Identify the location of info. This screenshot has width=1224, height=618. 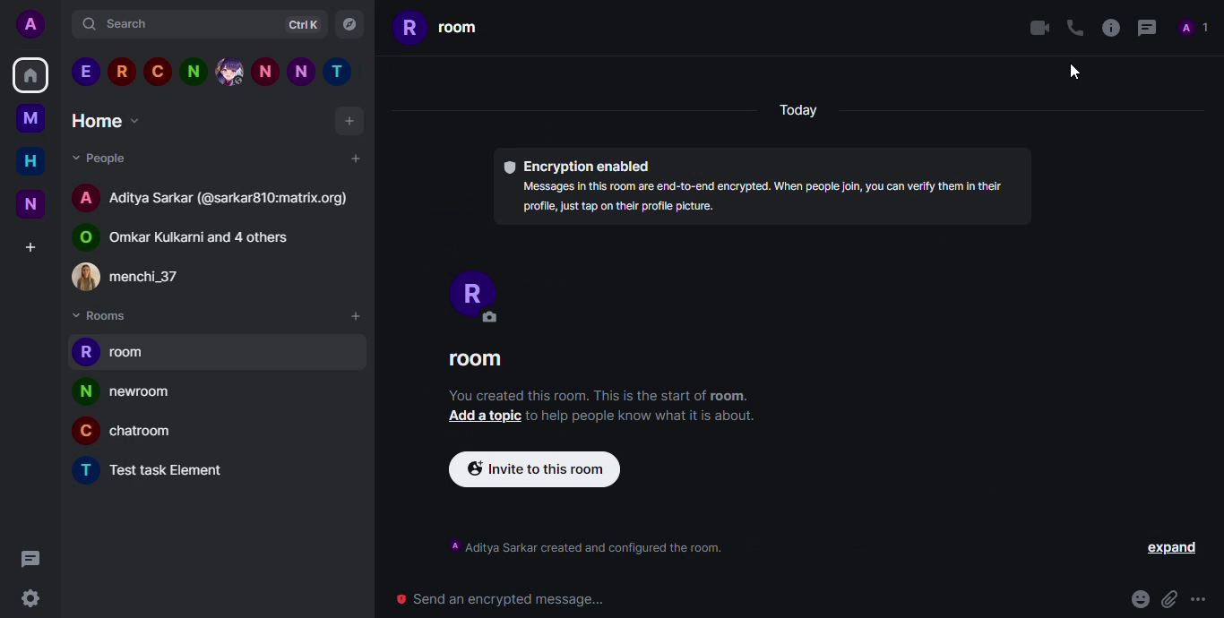
(766, 199).